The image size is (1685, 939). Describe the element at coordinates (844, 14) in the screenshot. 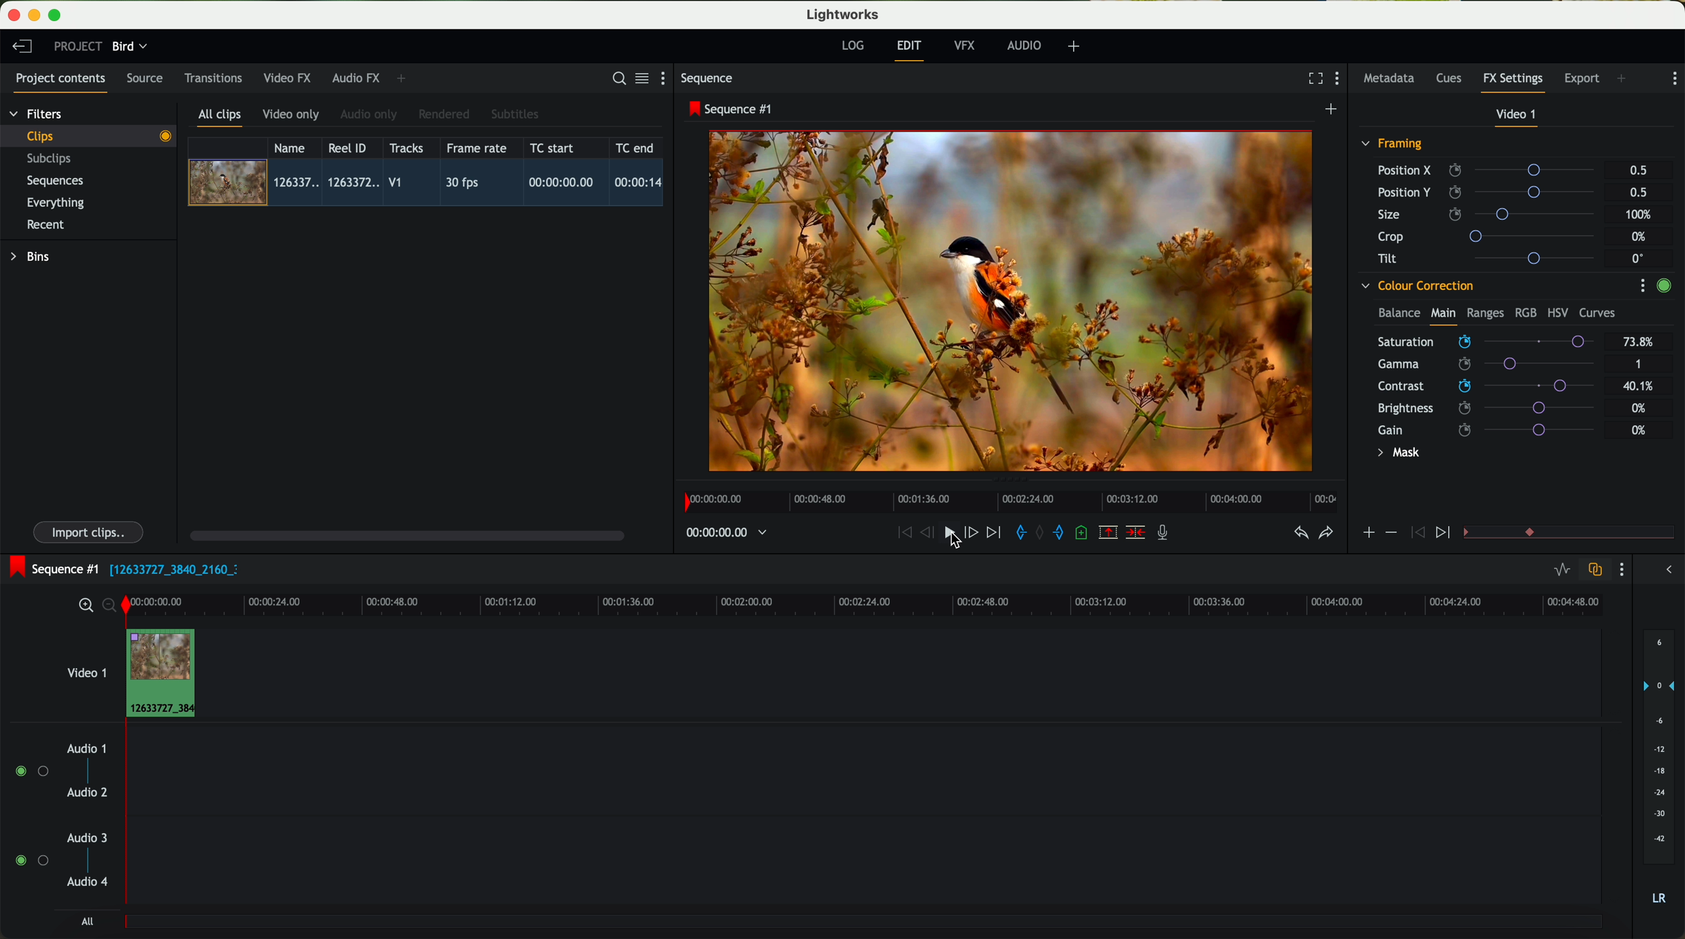

I see `Lightworks` at that location.